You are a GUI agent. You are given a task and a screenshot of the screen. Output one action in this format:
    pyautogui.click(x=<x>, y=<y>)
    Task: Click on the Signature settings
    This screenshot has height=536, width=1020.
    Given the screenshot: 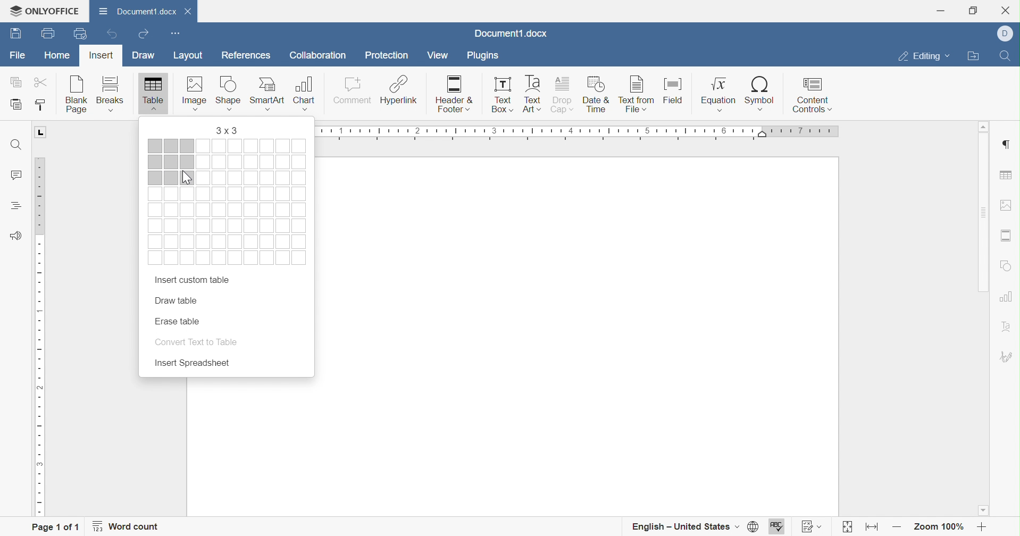 What is the action you would take?
    pyautogui.click(x=1009, y=357)
    